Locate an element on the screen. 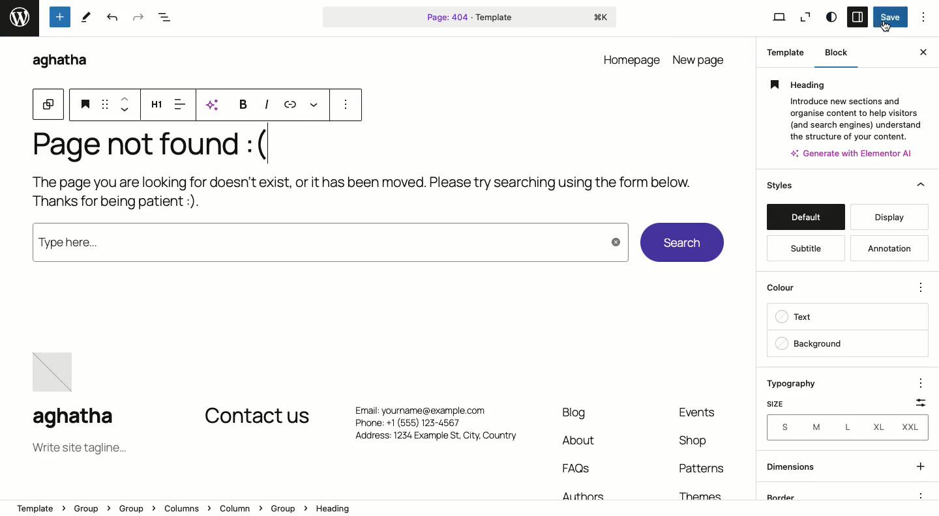  event is located at coordinates (701, 412).